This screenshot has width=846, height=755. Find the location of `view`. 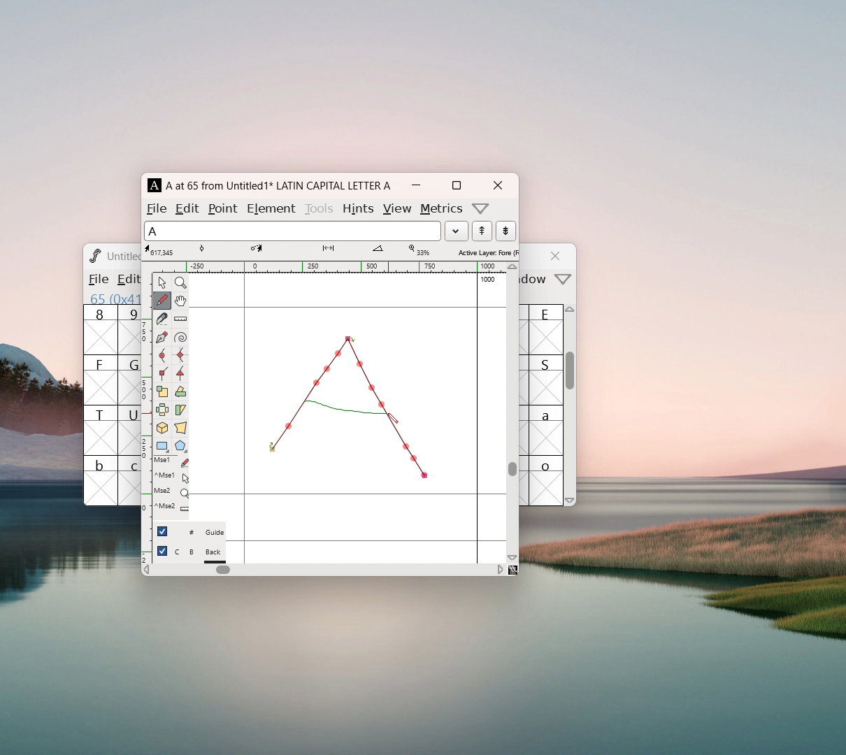

view is located at coordinates (396, 209).